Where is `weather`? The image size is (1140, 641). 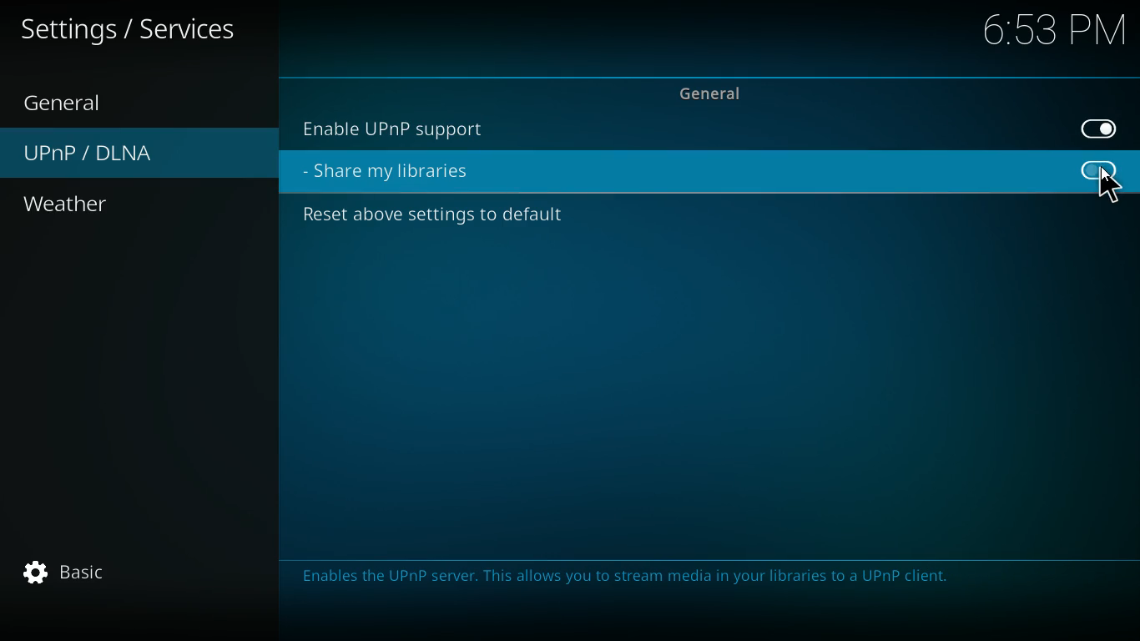 weather is located at coordinates (91, 205).